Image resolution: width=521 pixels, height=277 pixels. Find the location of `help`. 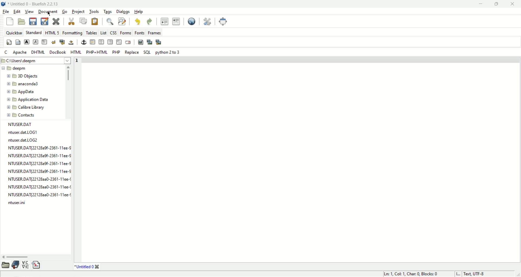

help is located at coordinates (139, 11).